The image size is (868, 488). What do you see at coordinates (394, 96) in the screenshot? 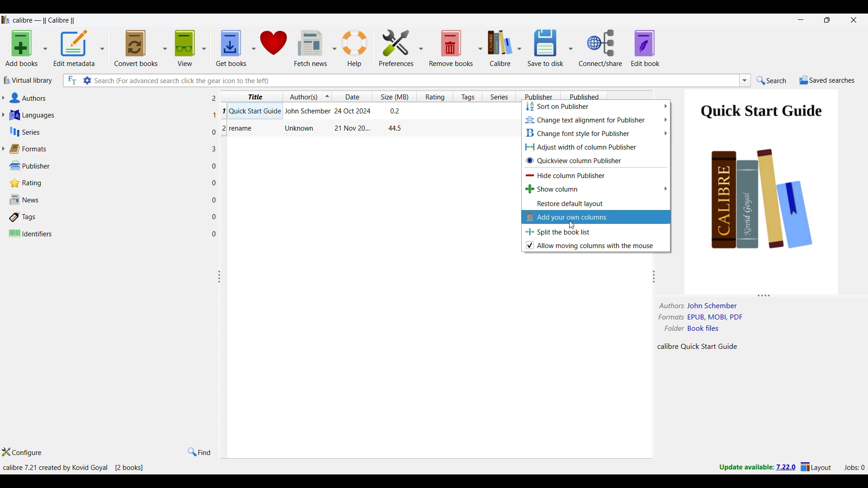
I see `Size column` at bounding box center [394, 96].